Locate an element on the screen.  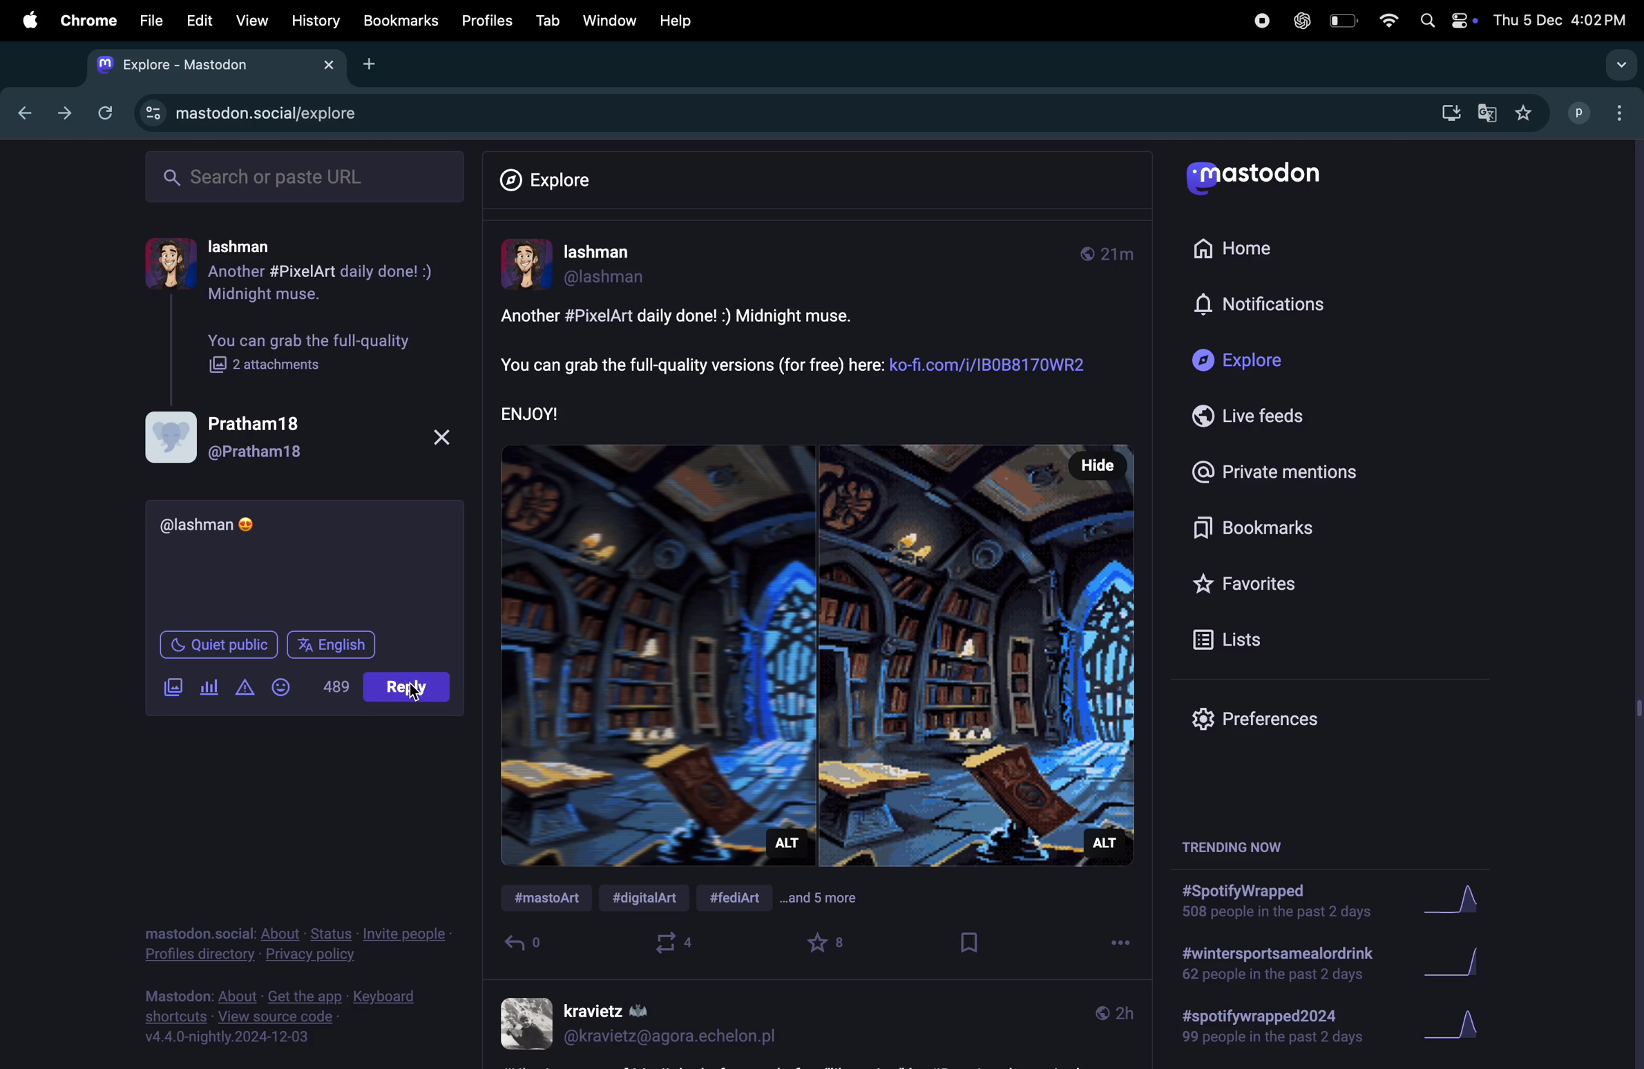
user profile is located at coordinates (642, 1024).